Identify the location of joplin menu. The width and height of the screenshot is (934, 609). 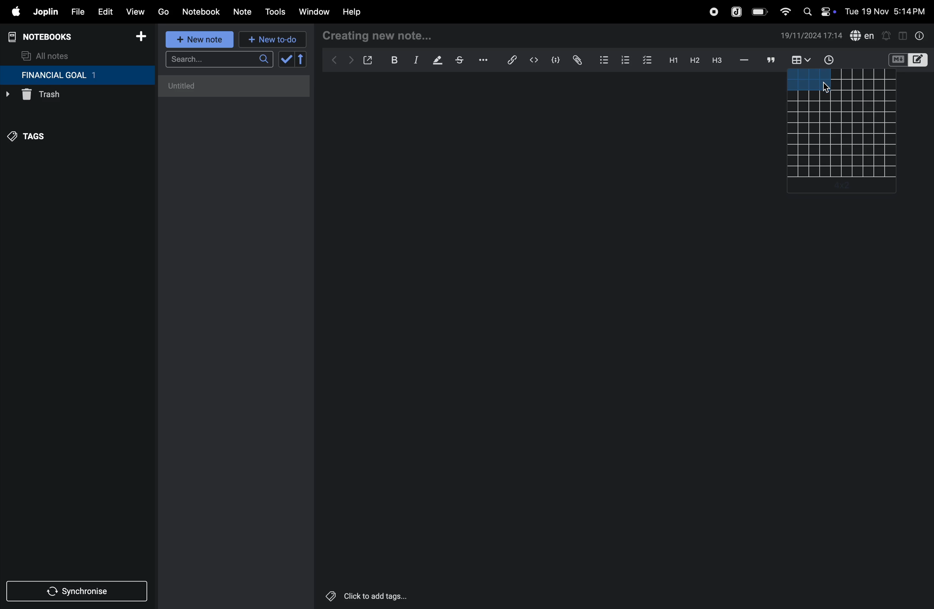
(44, 12).